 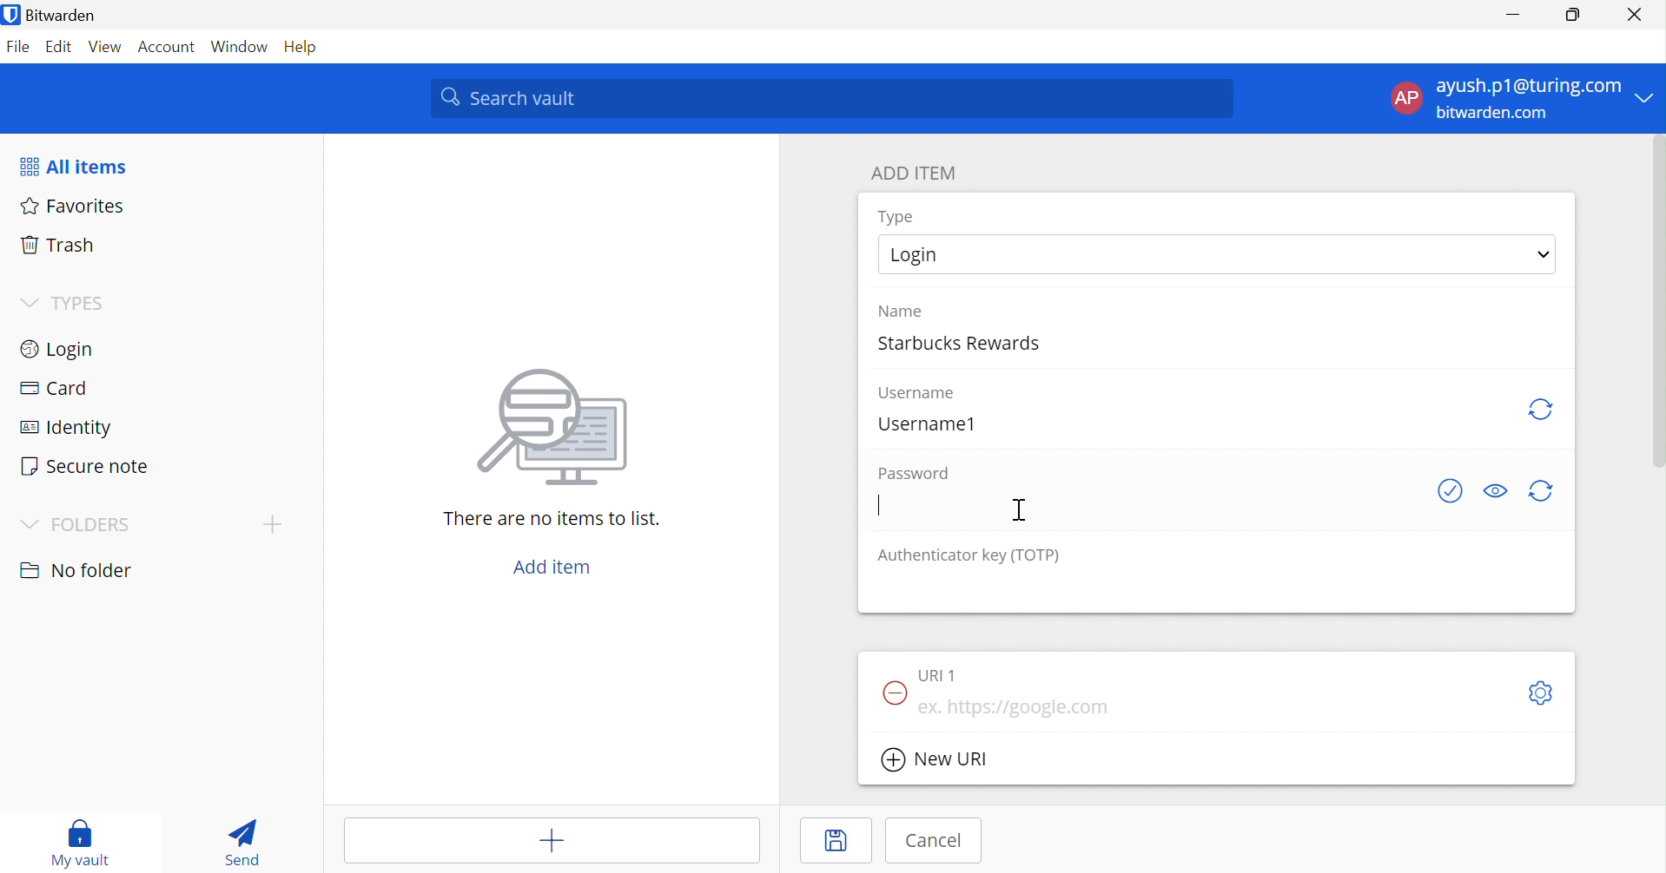 What do you see at coordinates (1649, 96) in the screenshot?
I see `Drop Down` at bounding box center [1649, 96].